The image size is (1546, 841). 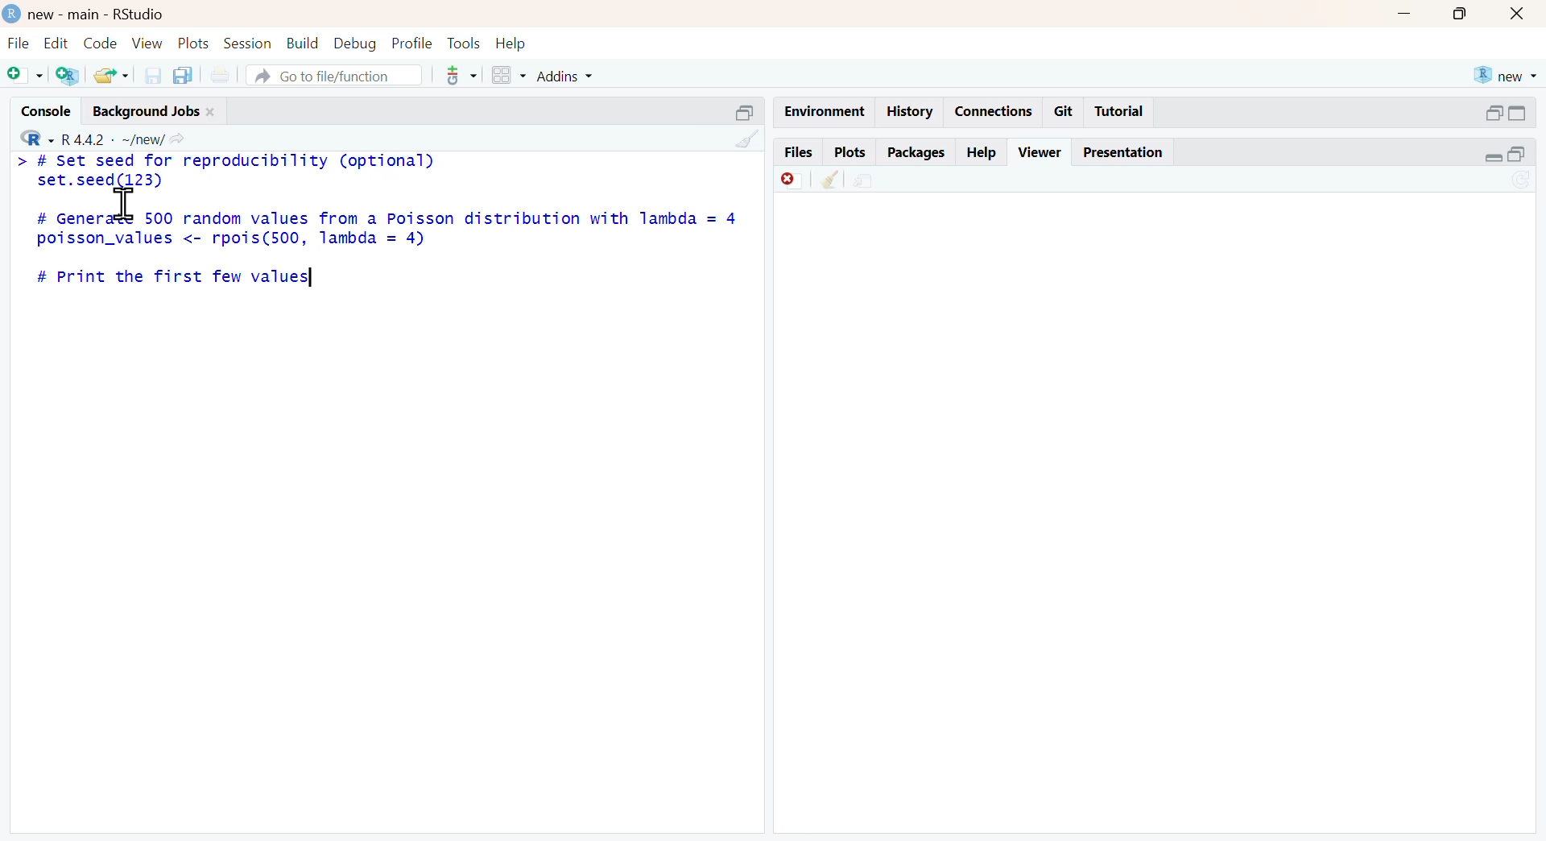 What do you see at coordinates (303, 42) in the screenshot?
I see `build` at bounding box center [303, 42].